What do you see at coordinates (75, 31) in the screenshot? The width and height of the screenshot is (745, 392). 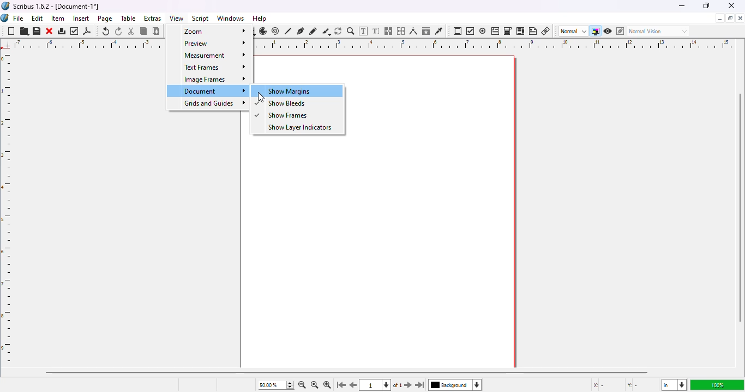 I see `preflight verifier` at bounding box center [75, 31].